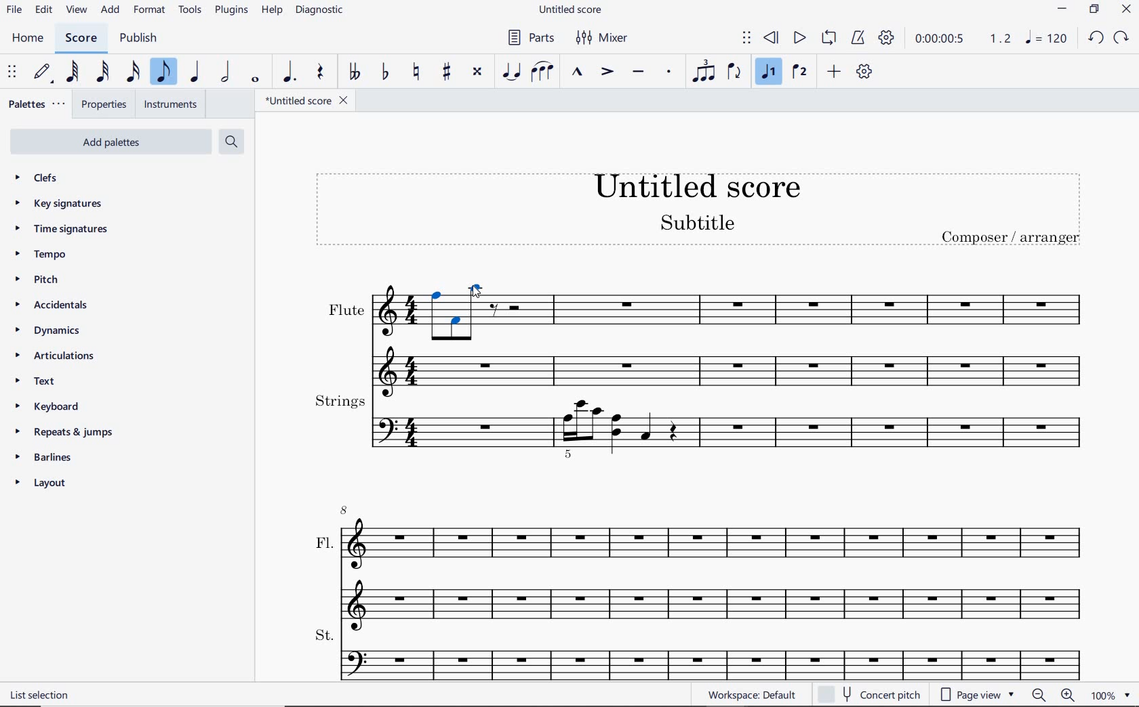 This screenshot has height=707, width=1139. Describe the element at coordinates (828, 39) in the screenshot. I see `LOOP PLAYBACK` at that location.